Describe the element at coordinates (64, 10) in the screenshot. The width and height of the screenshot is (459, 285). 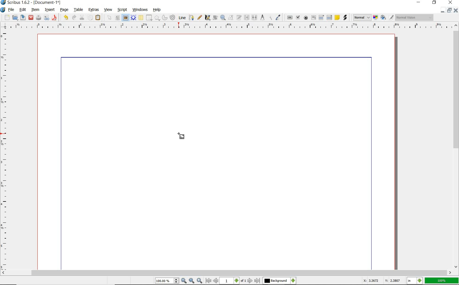
I see `page` at that location.